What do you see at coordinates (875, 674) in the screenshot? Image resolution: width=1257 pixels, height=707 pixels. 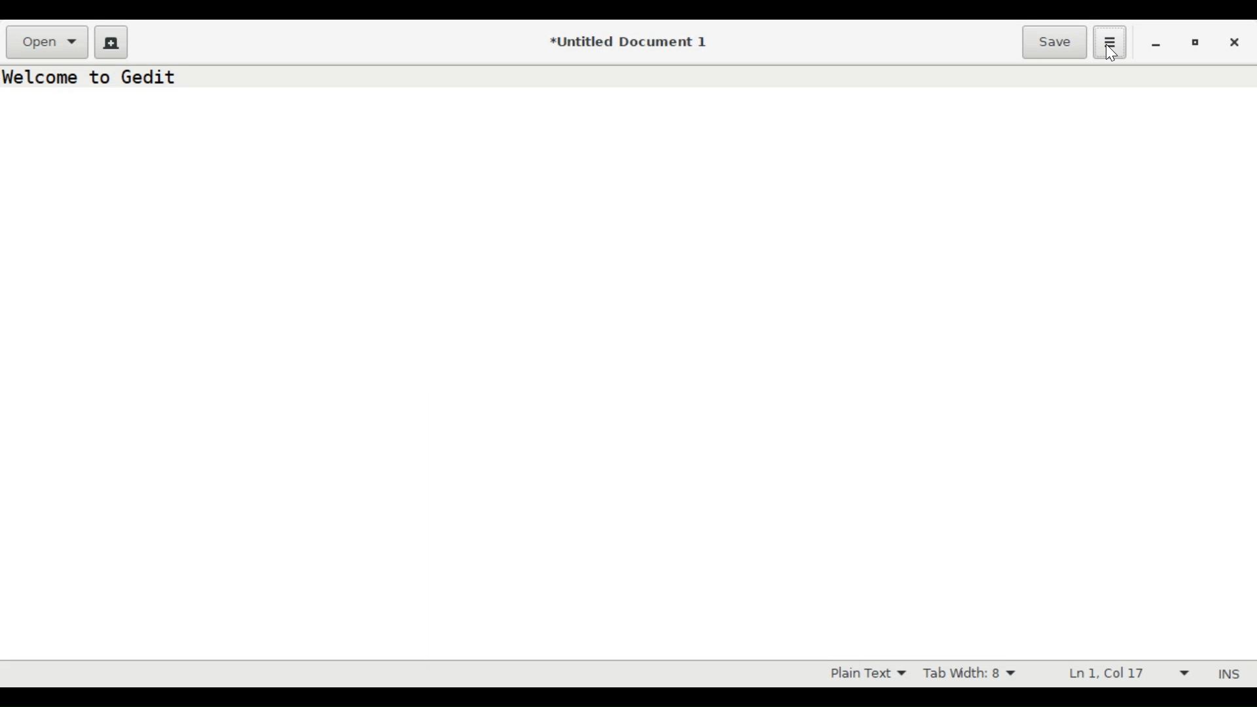 I see `Highlight Mode dropdown menu` at bounding box center [875, 674].